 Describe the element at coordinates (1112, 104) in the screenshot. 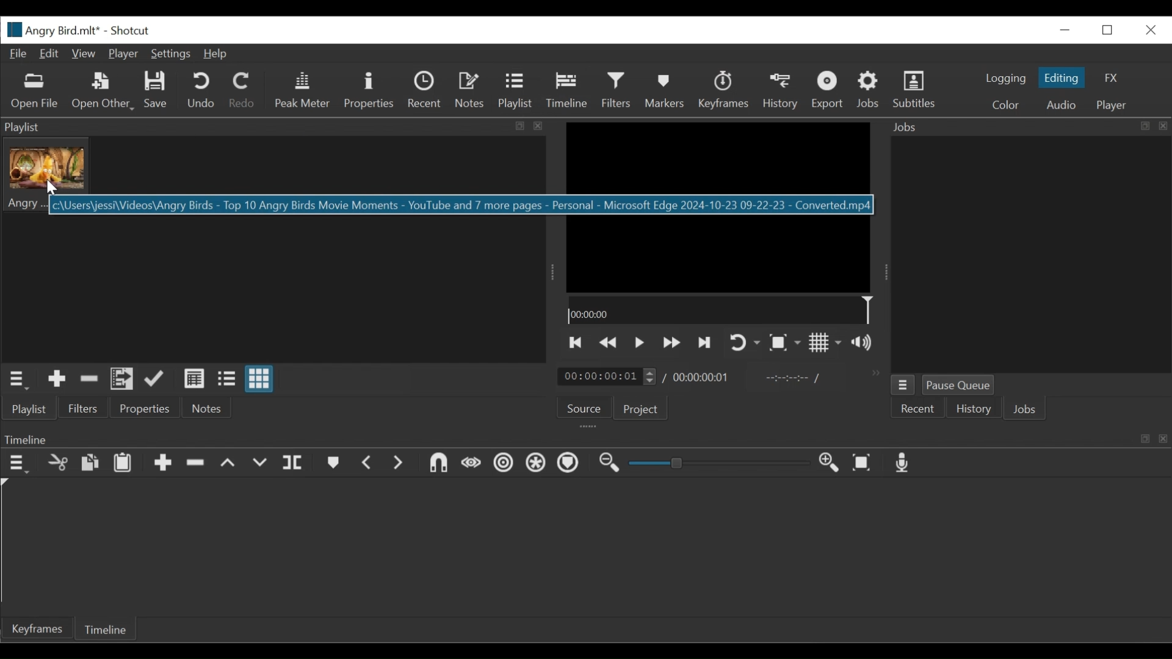

I see `Player` at that location.